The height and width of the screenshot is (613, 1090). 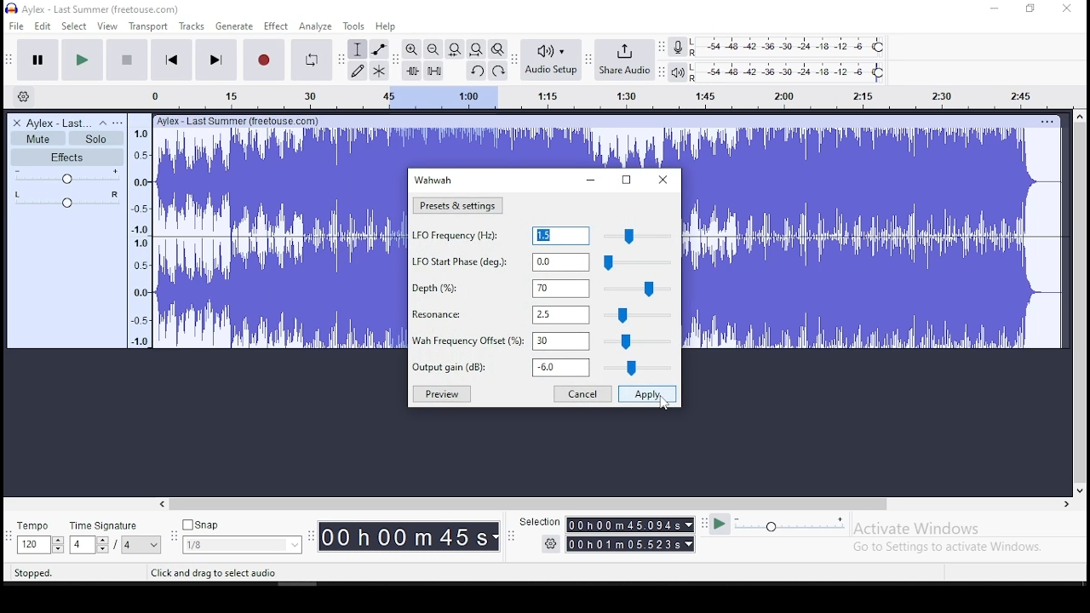 I want to click on wah, so click(x=433, y=180).